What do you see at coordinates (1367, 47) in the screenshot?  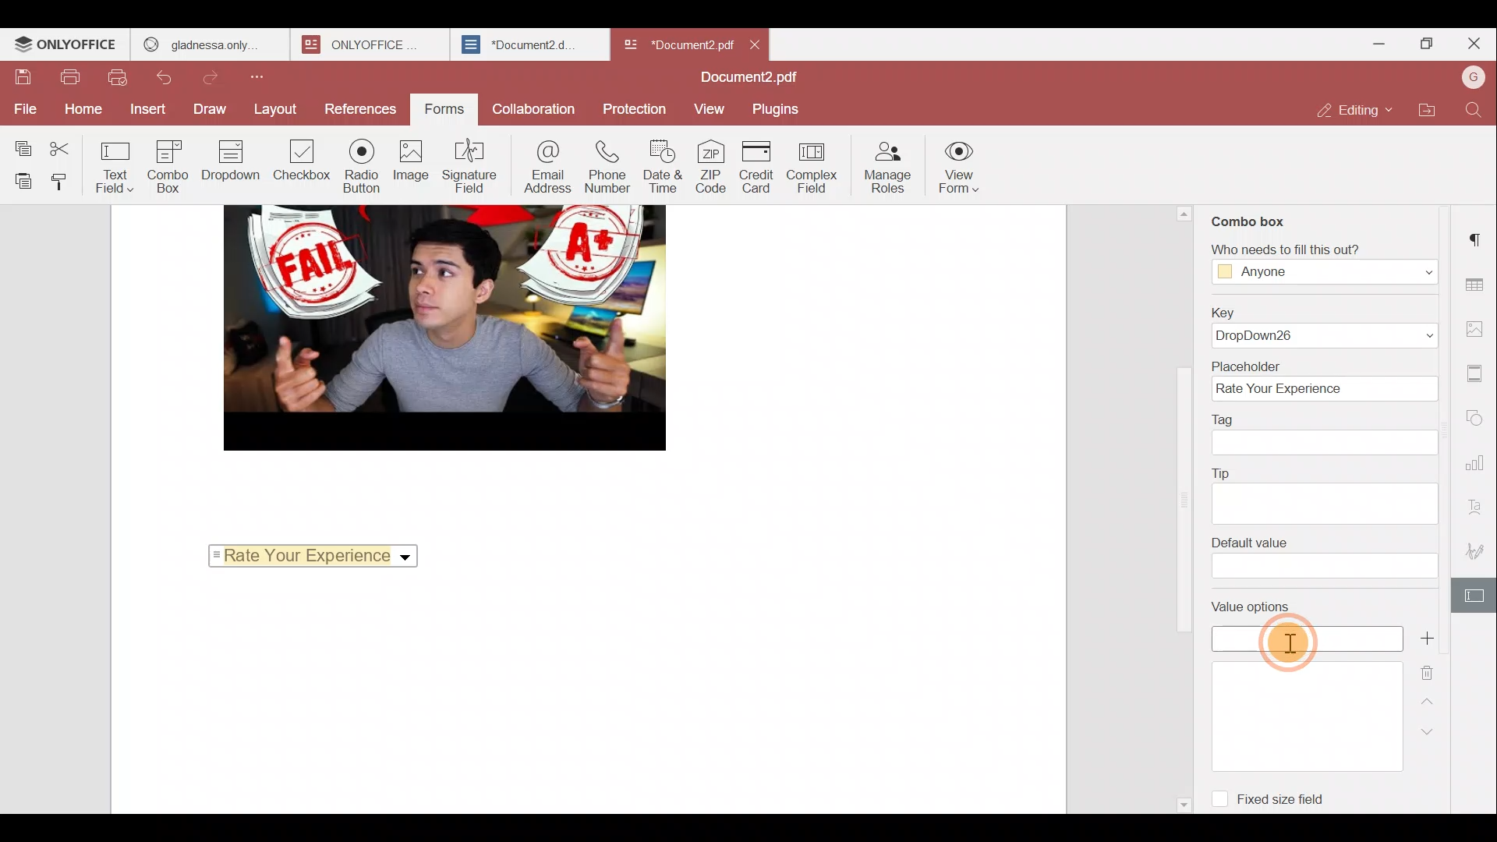 I see `Minimize` at bounding box center [1367, 47].